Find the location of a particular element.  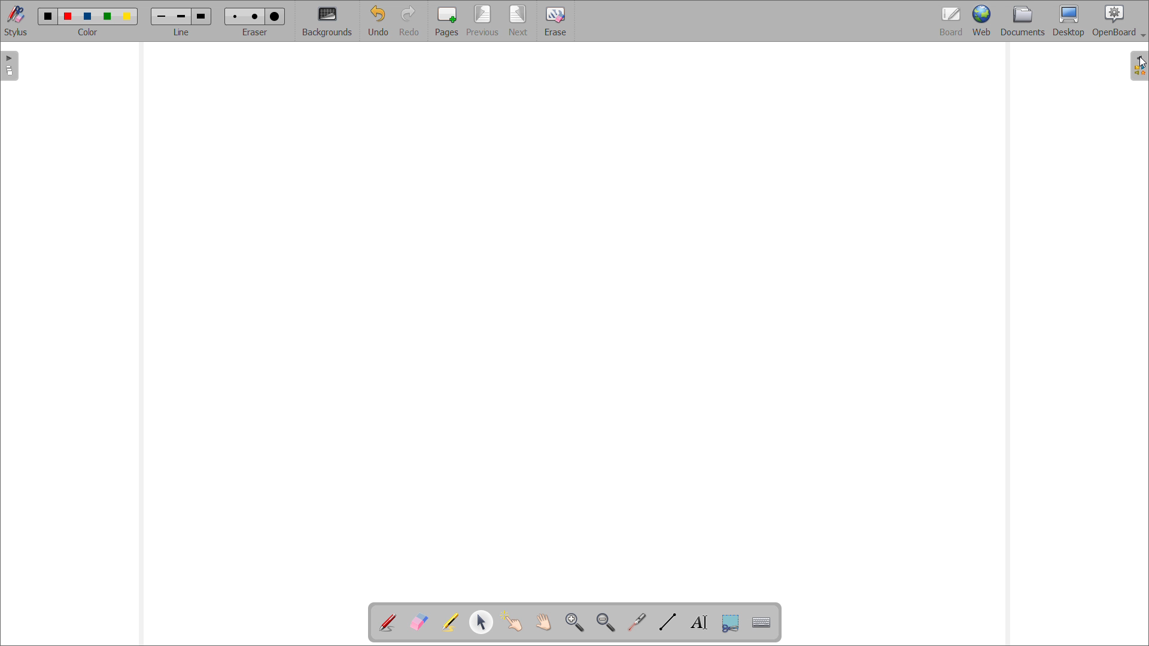

cursor is located at coordinates (1141, 63).